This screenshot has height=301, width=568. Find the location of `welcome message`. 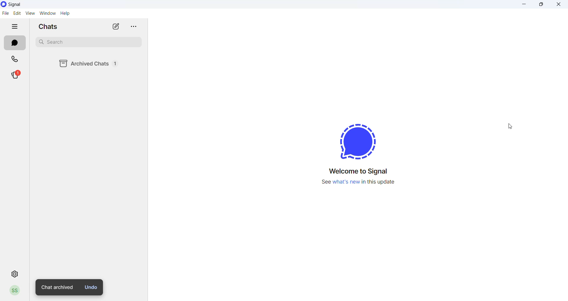

welcome message is located at coordinates (362, 171).